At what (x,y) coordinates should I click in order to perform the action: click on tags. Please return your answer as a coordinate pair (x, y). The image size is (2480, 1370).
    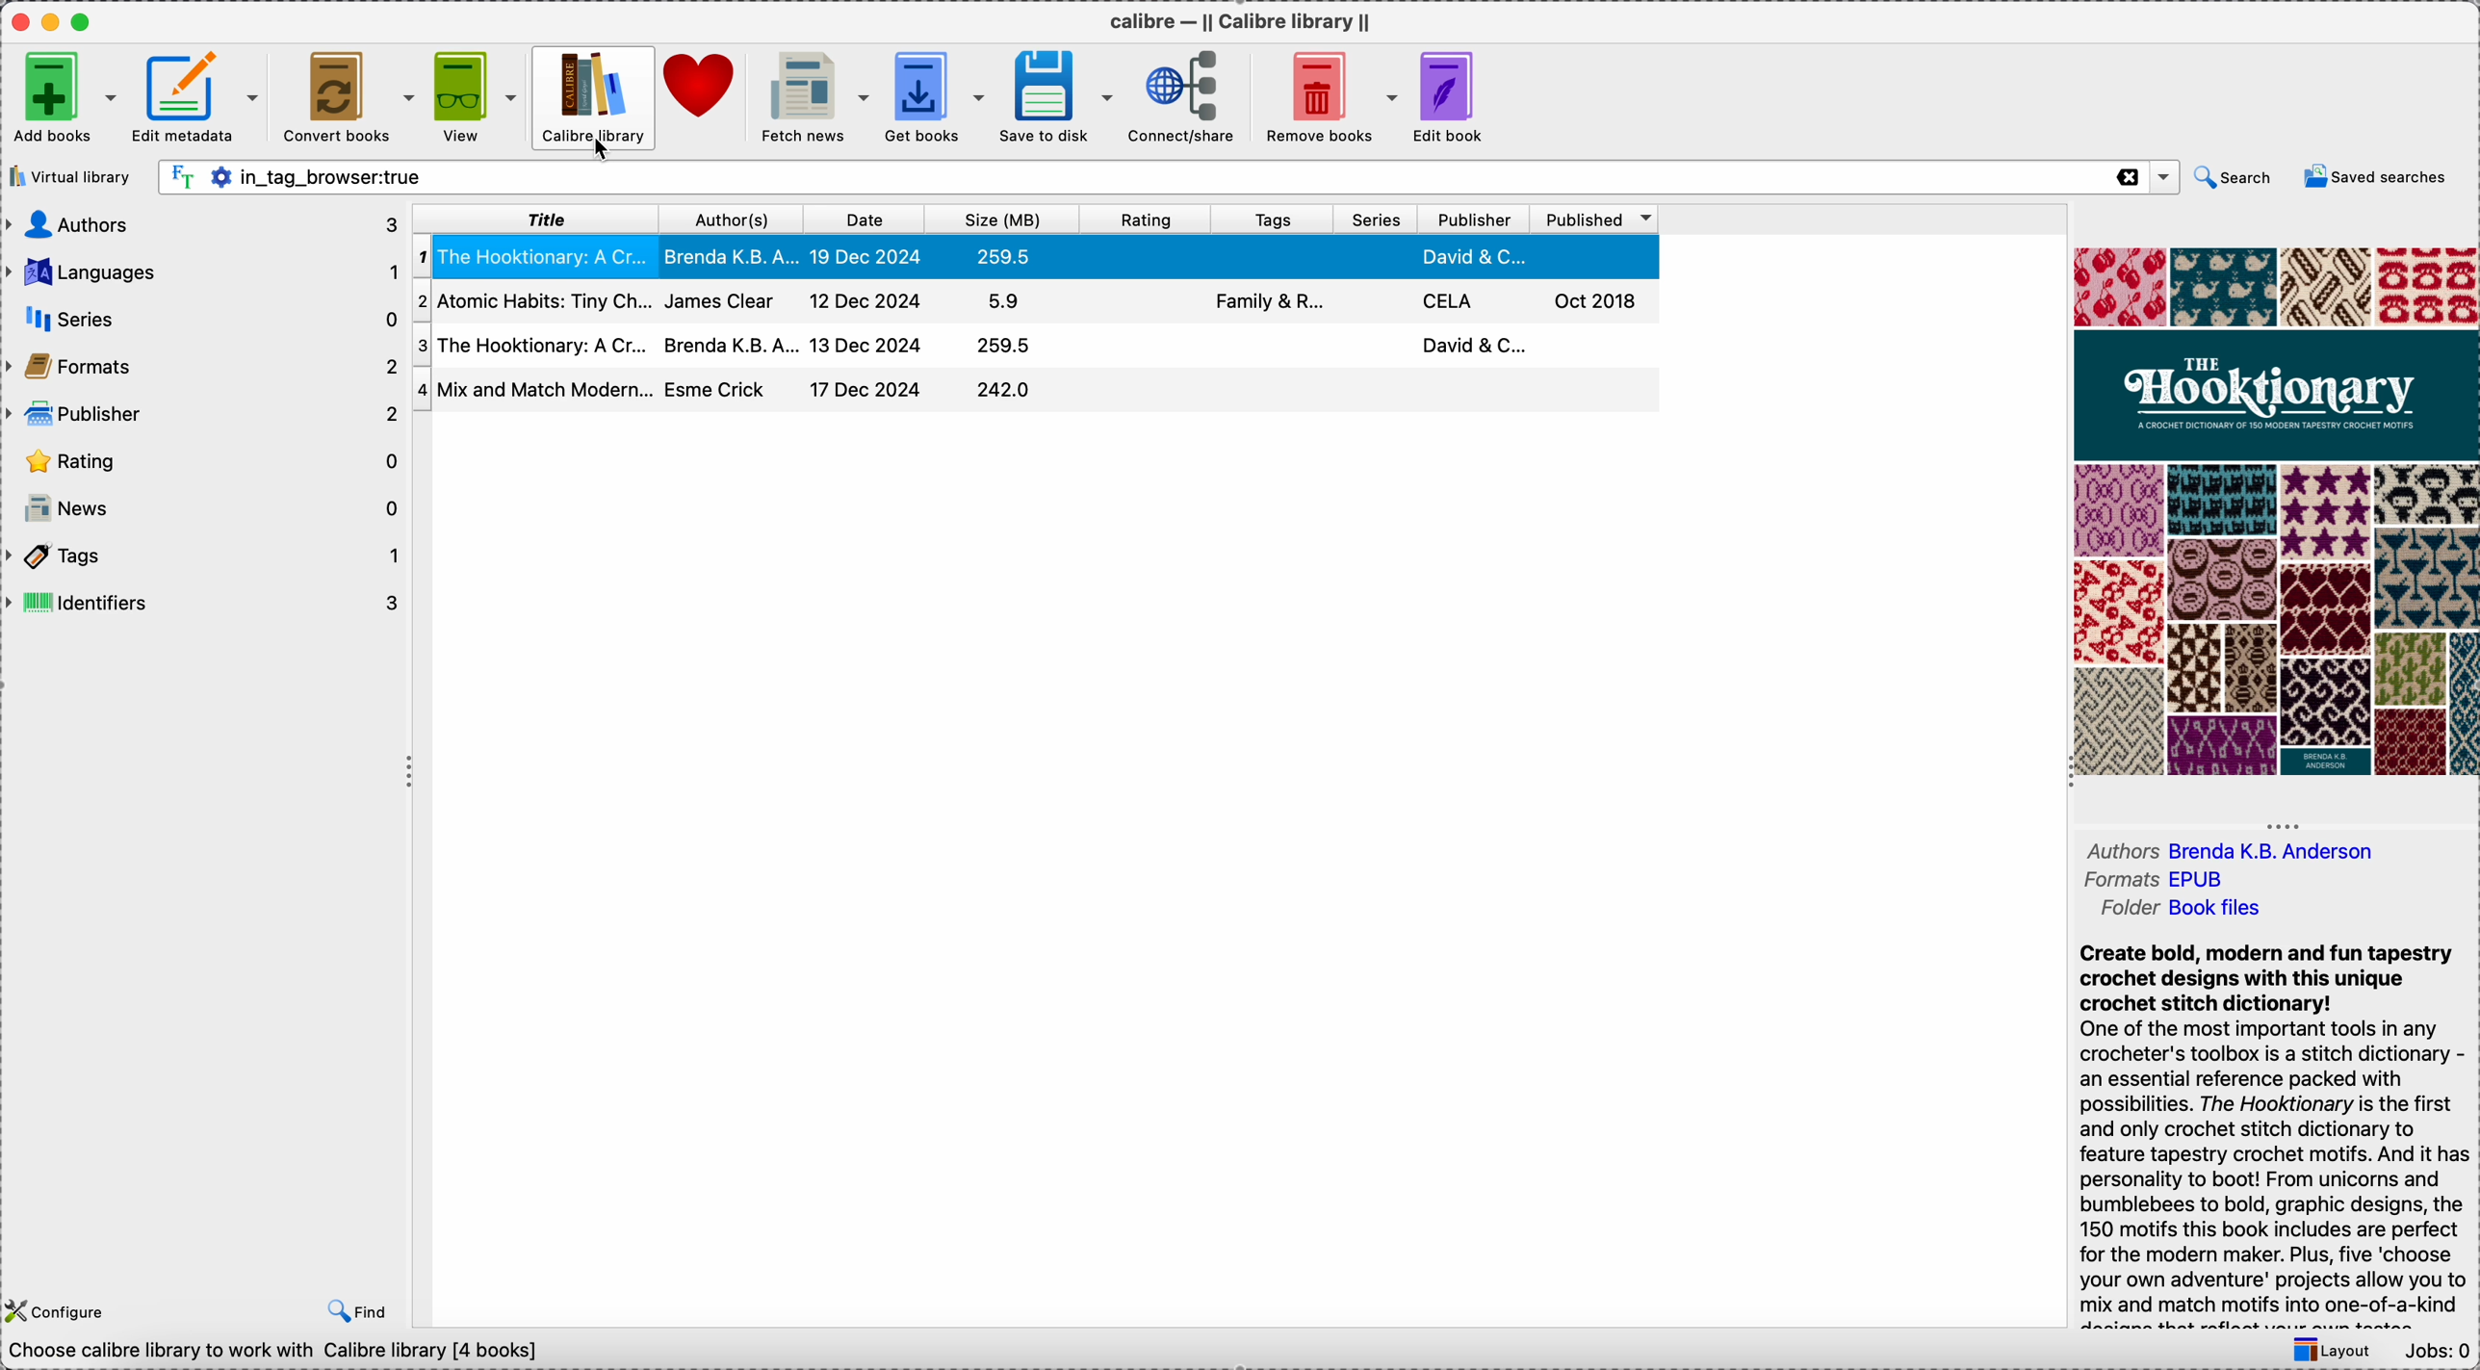
    Looking at the image, I should click on (205, 556).